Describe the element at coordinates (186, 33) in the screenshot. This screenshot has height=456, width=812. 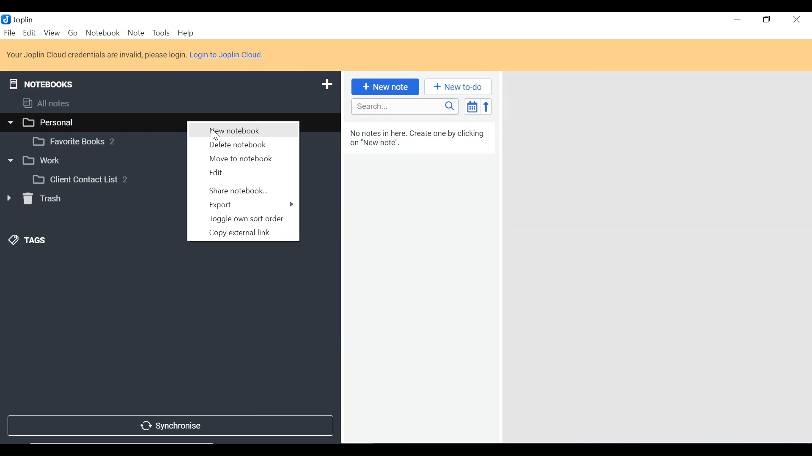
I see `Help` at that location.